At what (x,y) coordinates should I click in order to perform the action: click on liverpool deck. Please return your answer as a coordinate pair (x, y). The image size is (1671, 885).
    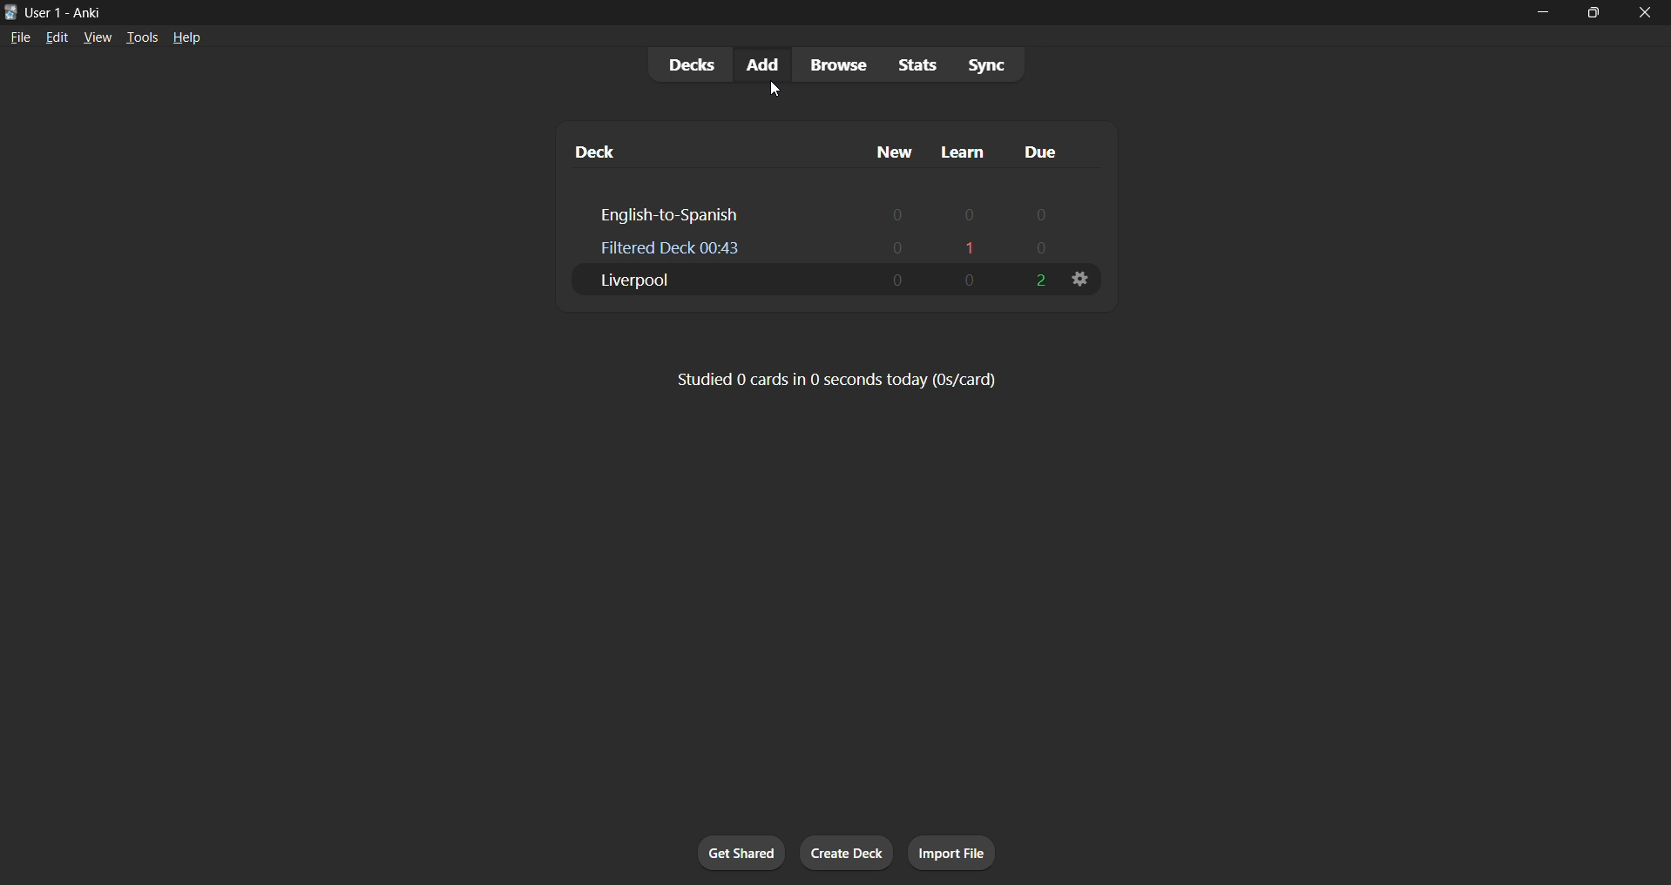
    Looking at the image, I should click on (813, 279).